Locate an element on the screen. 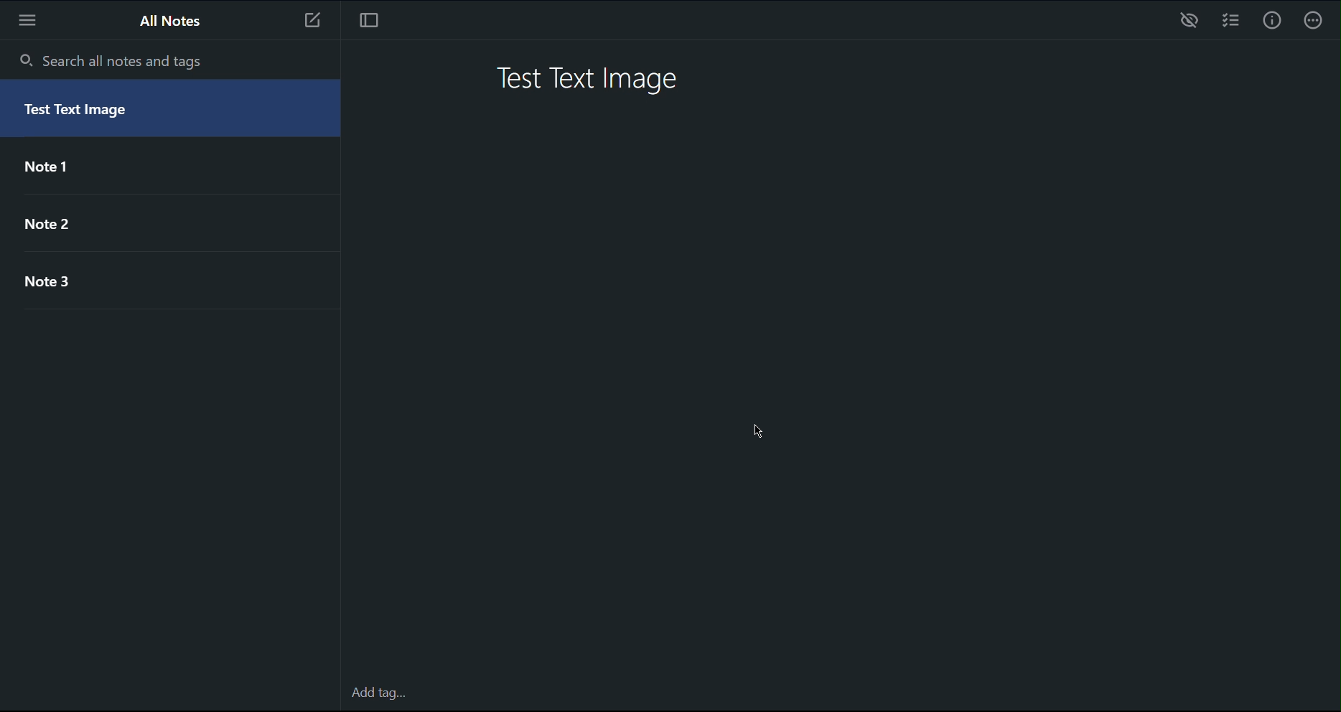  Add tag is located at coordinates (376, 694).